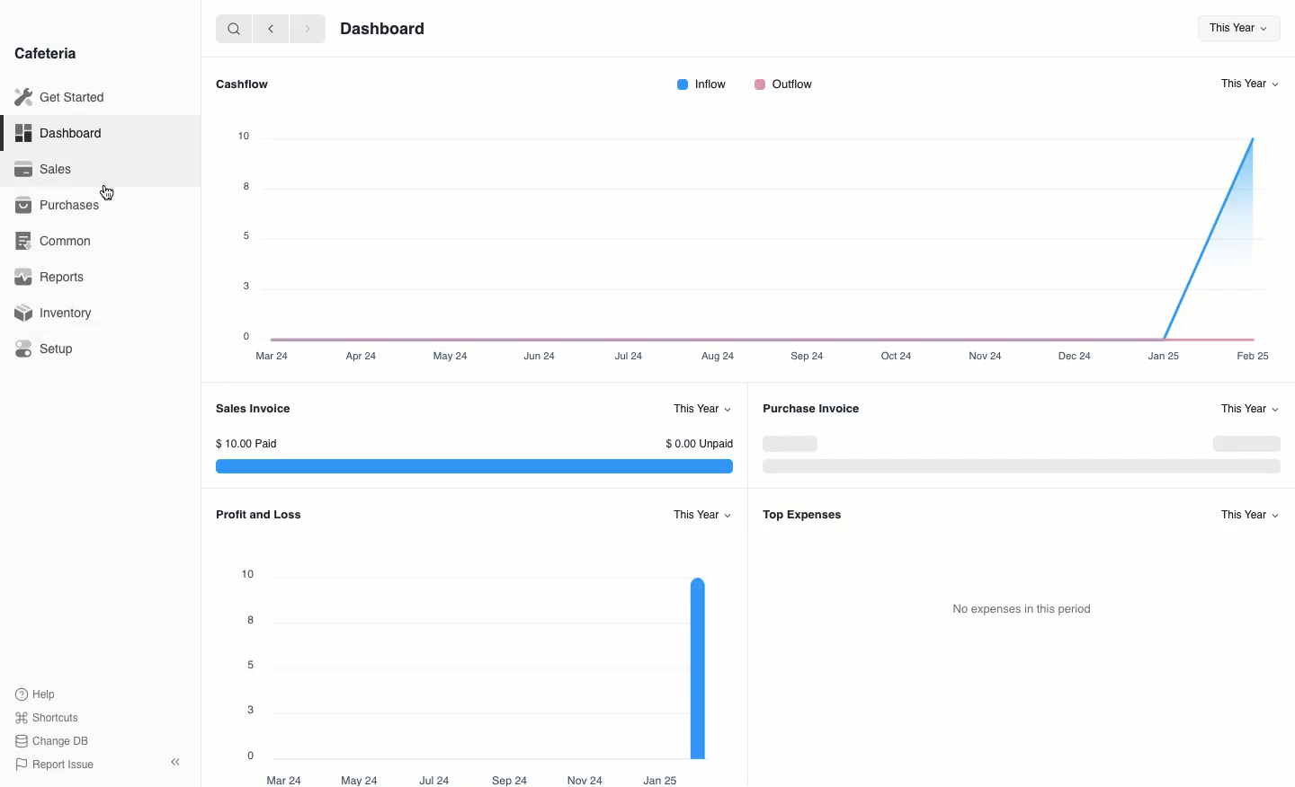 The image size is (1295, 787). Describe the element at coordinates (246, 139) in the screenshot. I see `10` at that location.